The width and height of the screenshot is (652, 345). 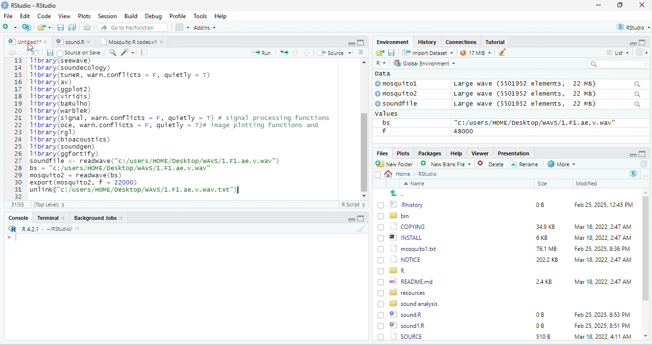 I want to click on line number, so click(x=19, y=128).